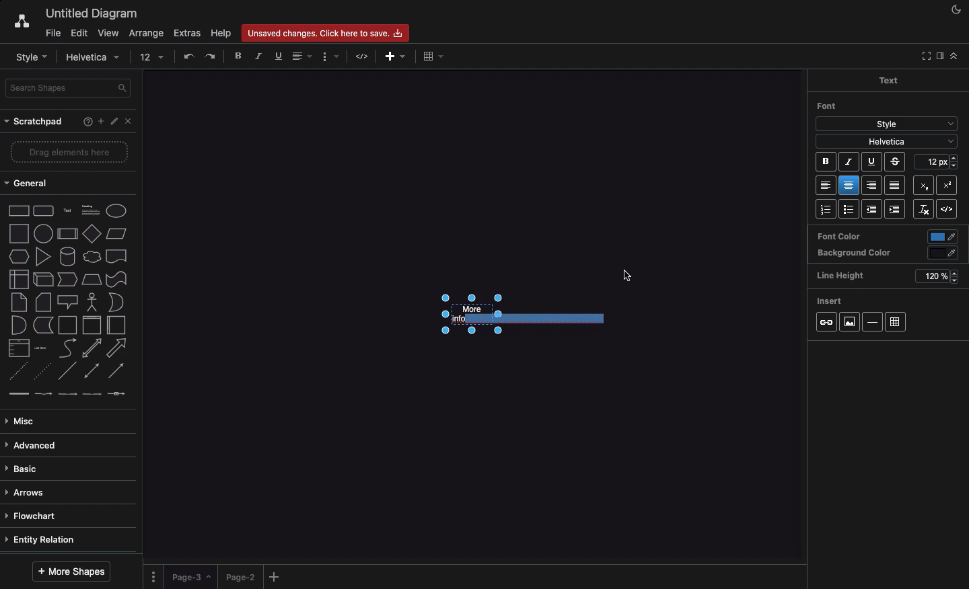 Image resolution: width=969 pixels, height=589 pixels. Describe the element at coordinates (849, 321) in the screenshot. I see `Image` at that location.